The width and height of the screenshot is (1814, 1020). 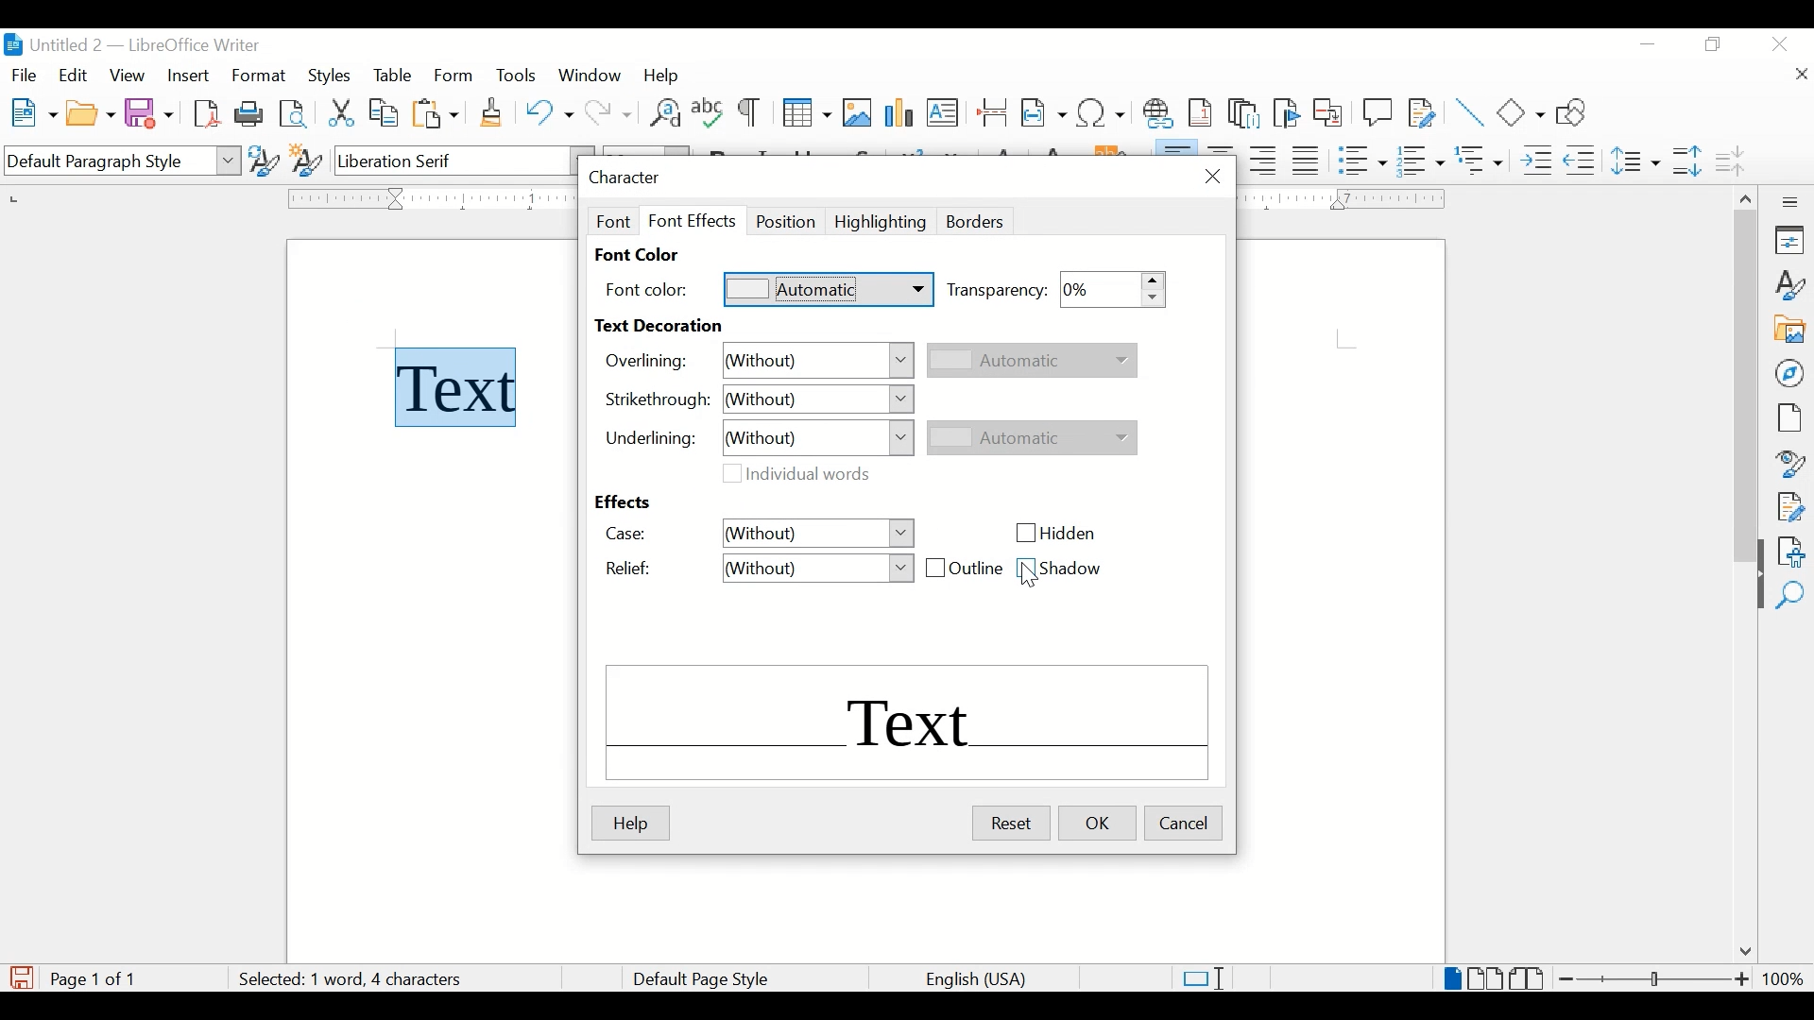 What do you see at coordinates (473, 384) in the screenshot?
I see `text` at bounding box center [473, 384].